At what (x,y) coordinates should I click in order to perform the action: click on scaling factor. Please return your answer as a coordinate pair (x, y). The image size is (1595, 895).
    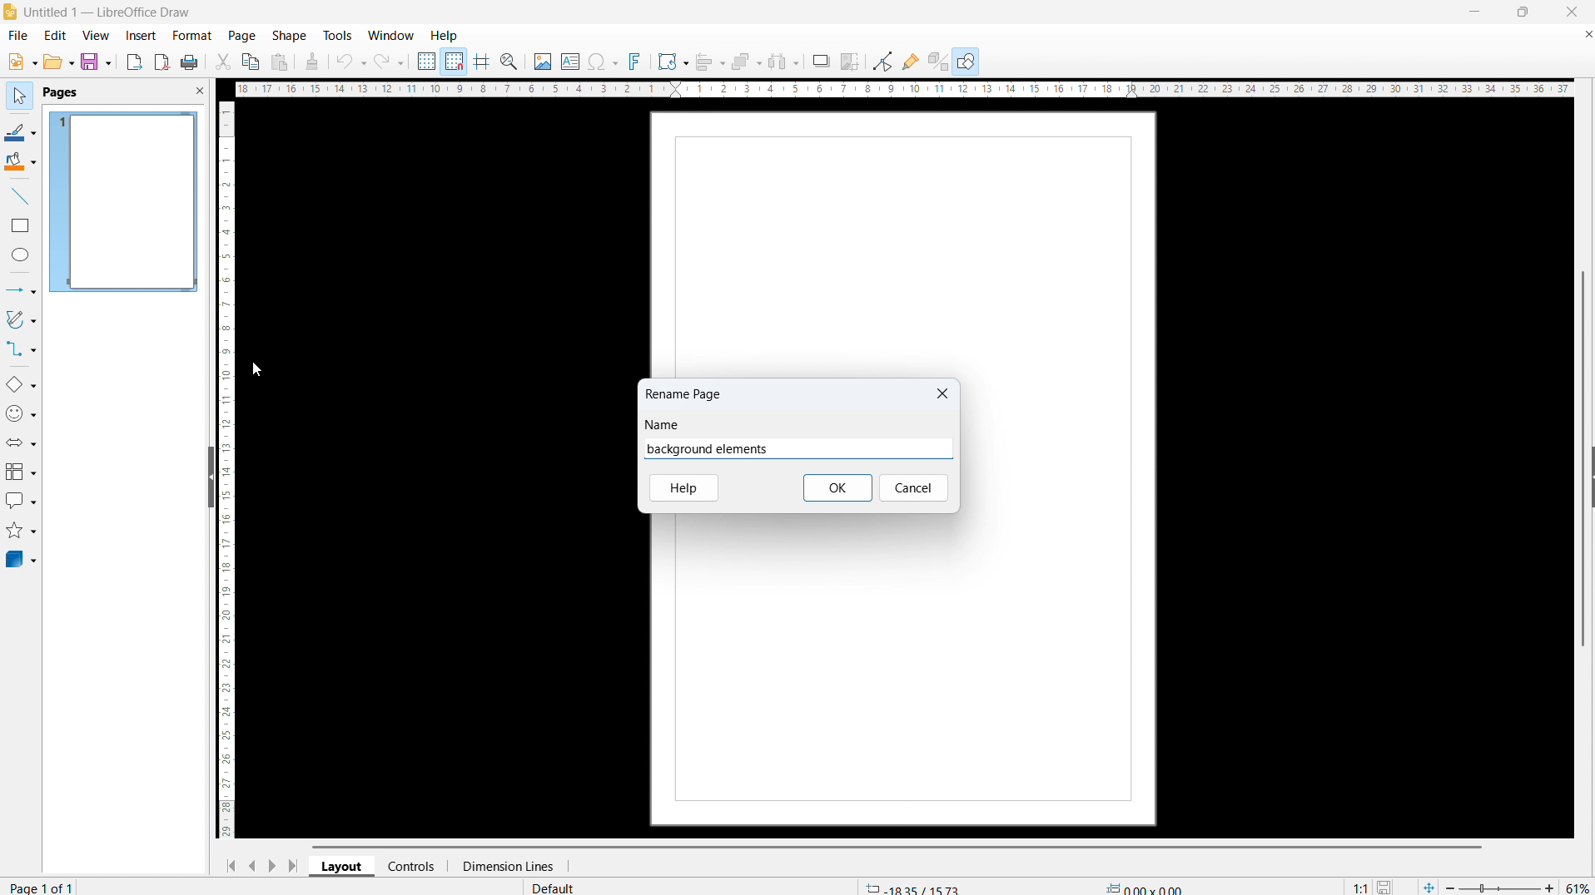
    Looking at the image, I should click on (1360, 885).